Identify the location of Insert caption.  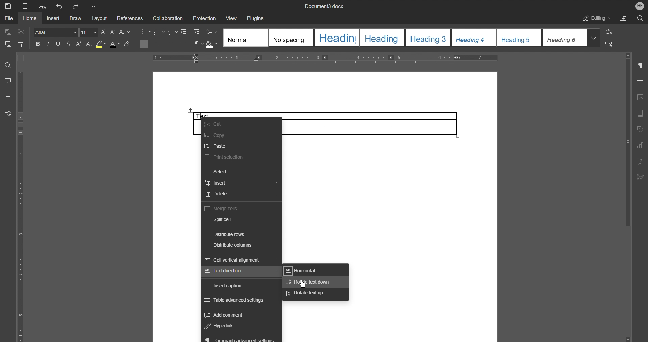
(229, 286).